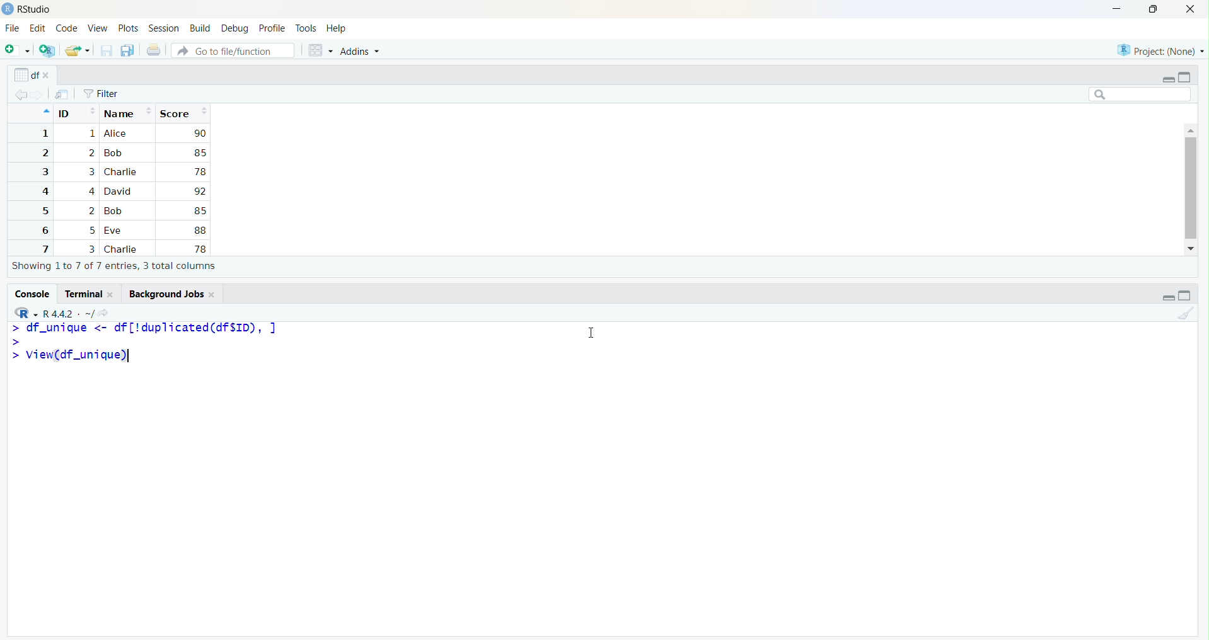 The height and width of the screenshot is (640, 1209). Describe the element at coordinates (21, 95) in the screenshot. I see `back` at that location.